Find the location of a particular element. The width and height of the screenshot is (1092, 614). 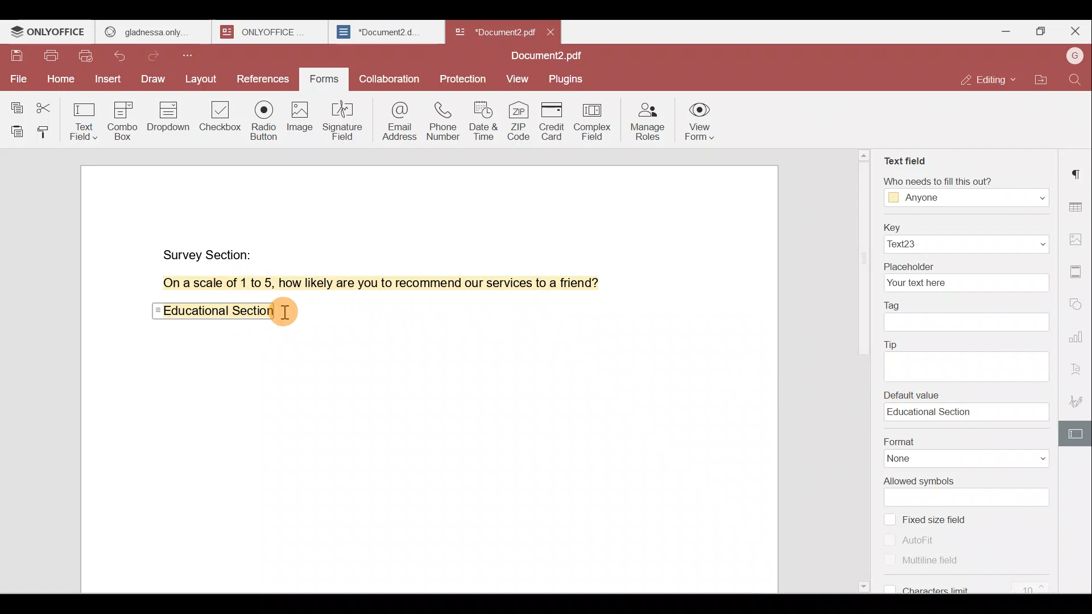

Copy is located at coordinates (16, 103).